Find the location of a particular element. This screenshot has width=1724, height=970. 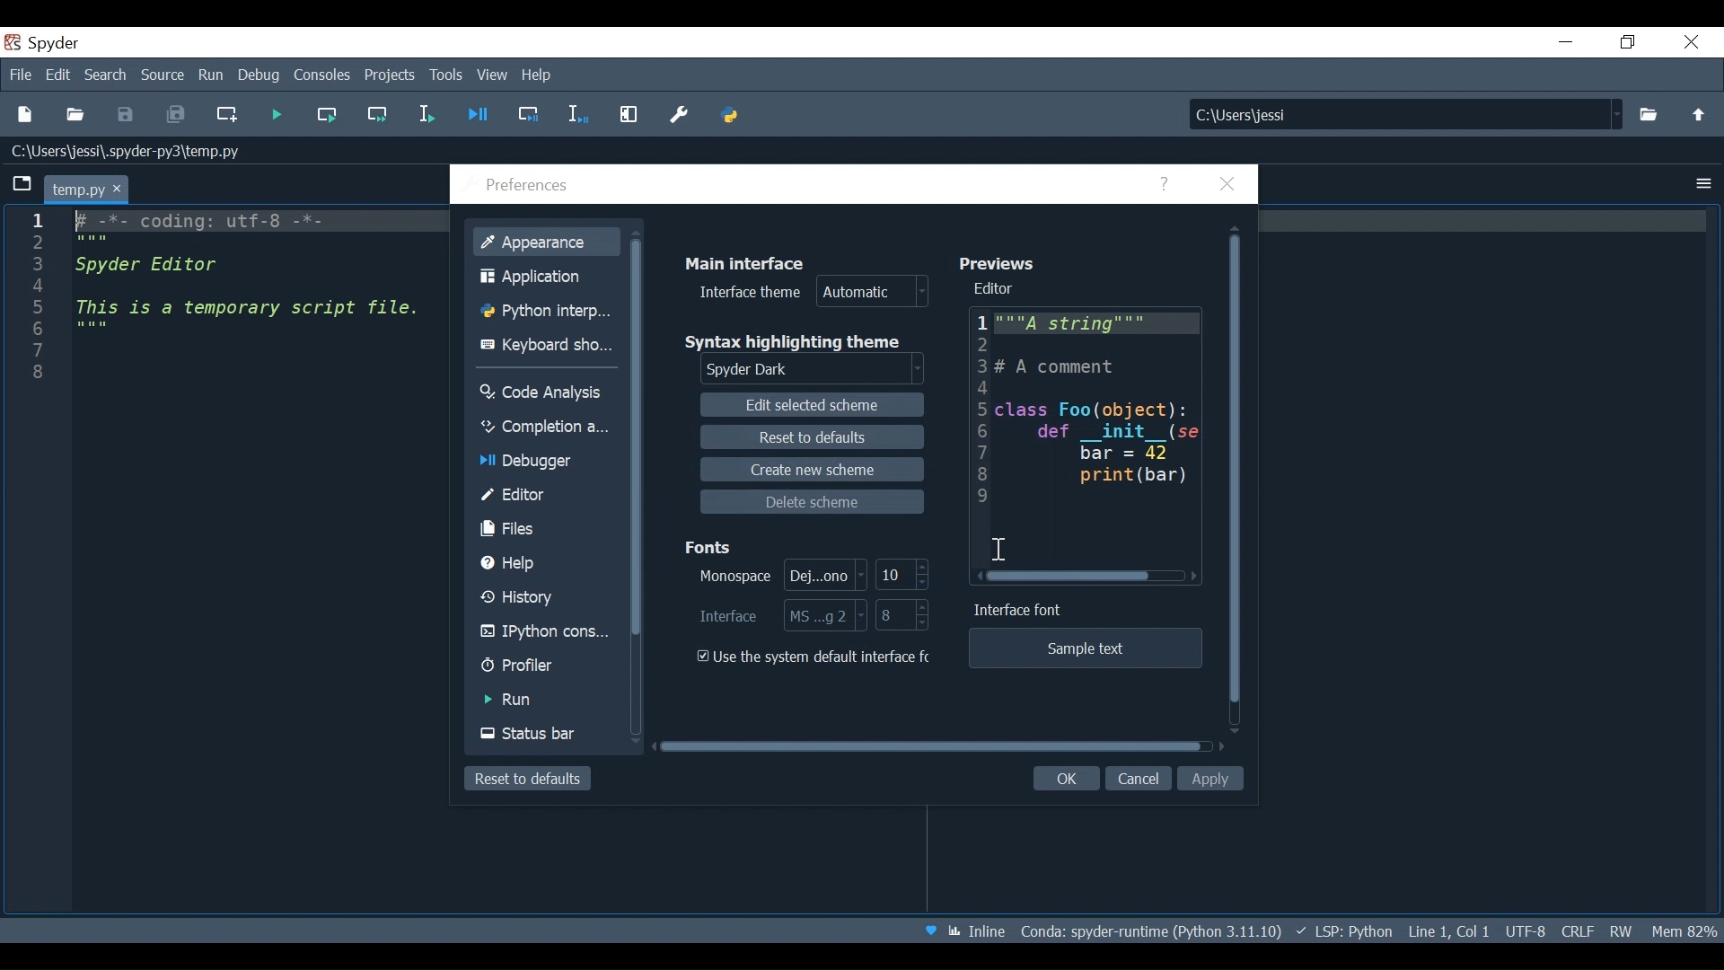

Cursor Position is located at coordinates (1447, 930).